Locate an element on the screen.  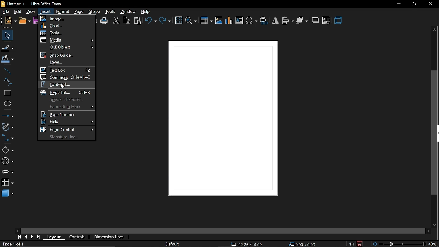
curve is located at coordinates (6, 82).